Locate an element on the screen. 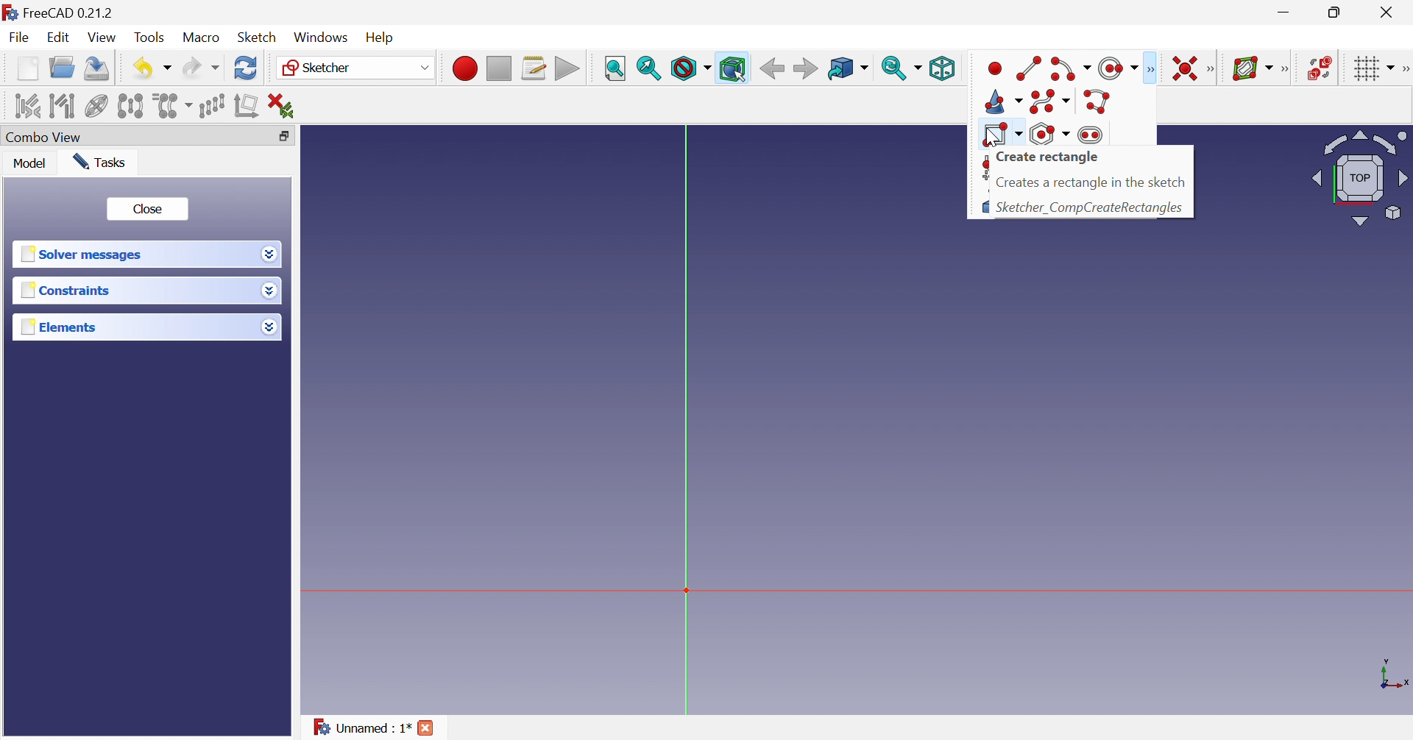 The image size is (1413, 740). Create circle is located at coordinates (1118, 68).